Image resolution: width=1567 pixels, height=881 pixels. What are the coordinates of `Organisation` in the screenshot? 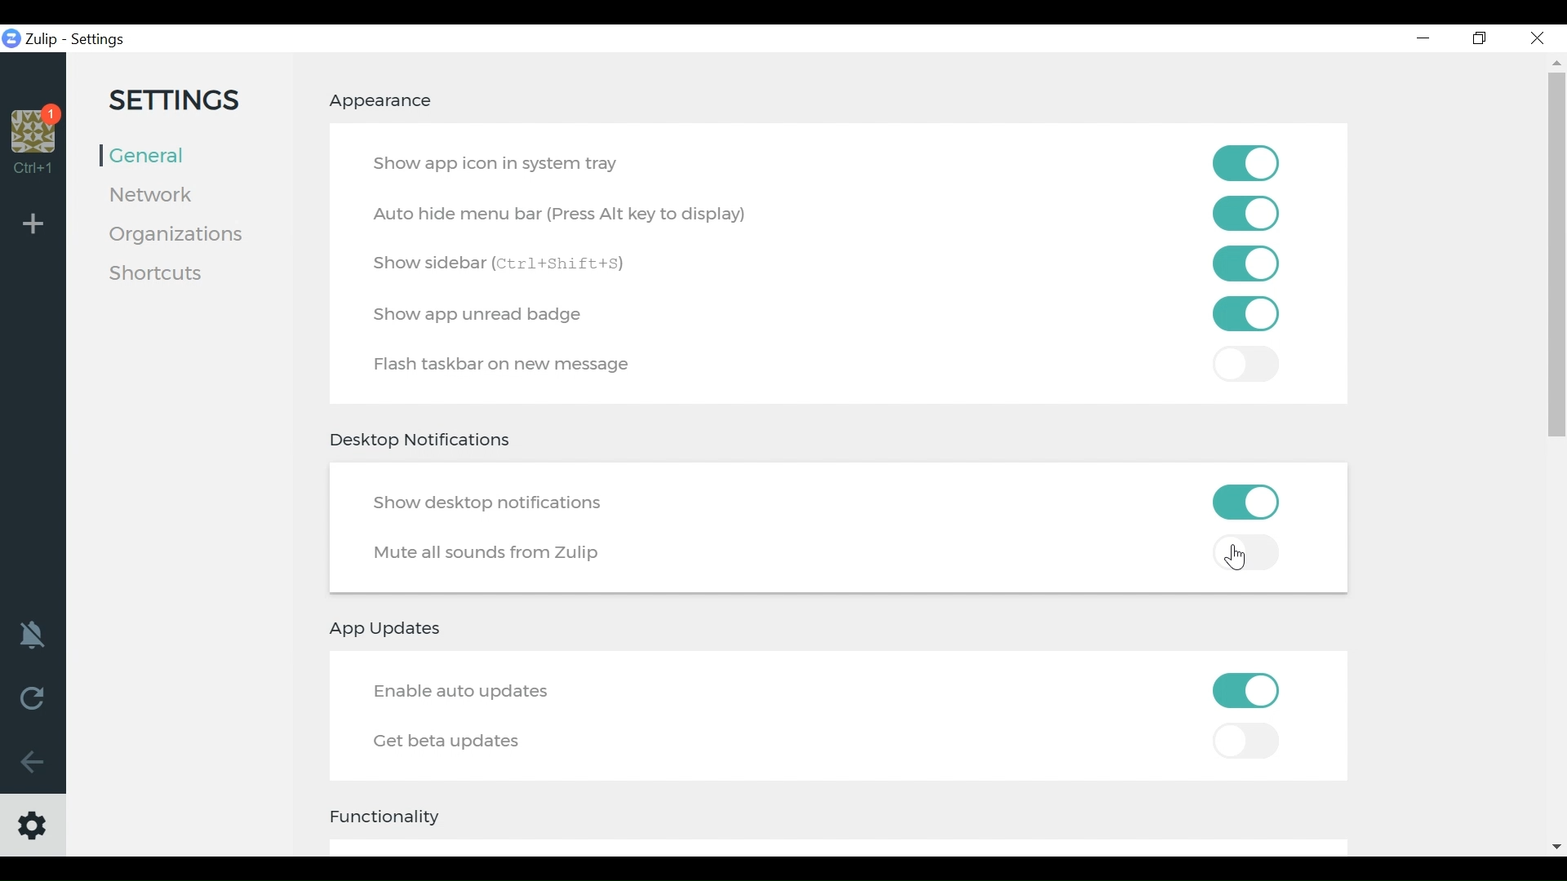 It's located at (177, 234).